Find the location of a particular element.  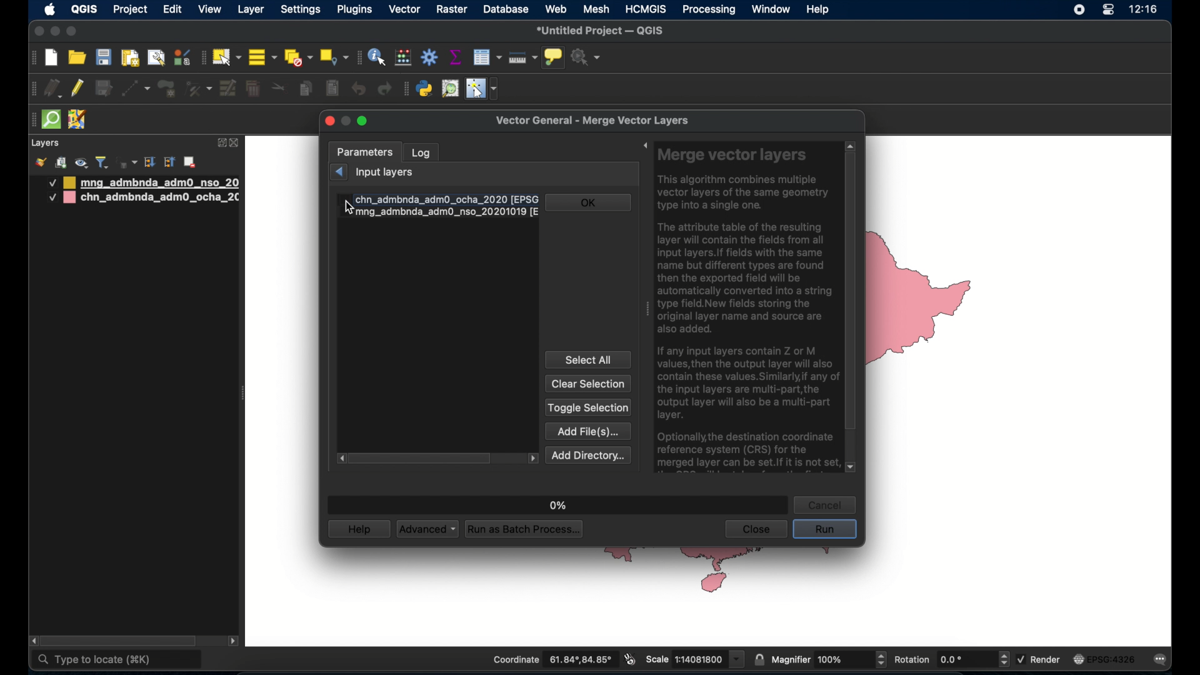

show statistical summary is located at coordinates (454, 57).